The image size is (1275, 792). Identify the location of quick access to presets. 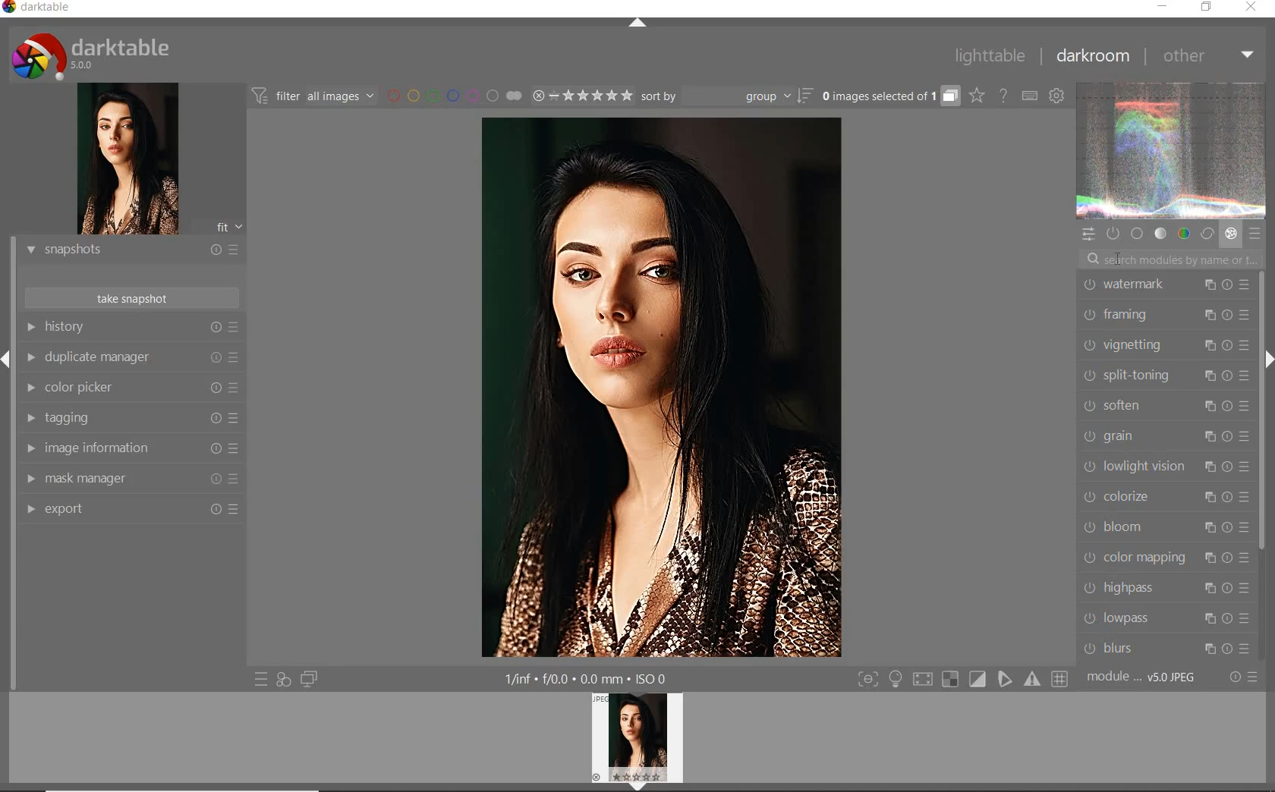
(259, 679).